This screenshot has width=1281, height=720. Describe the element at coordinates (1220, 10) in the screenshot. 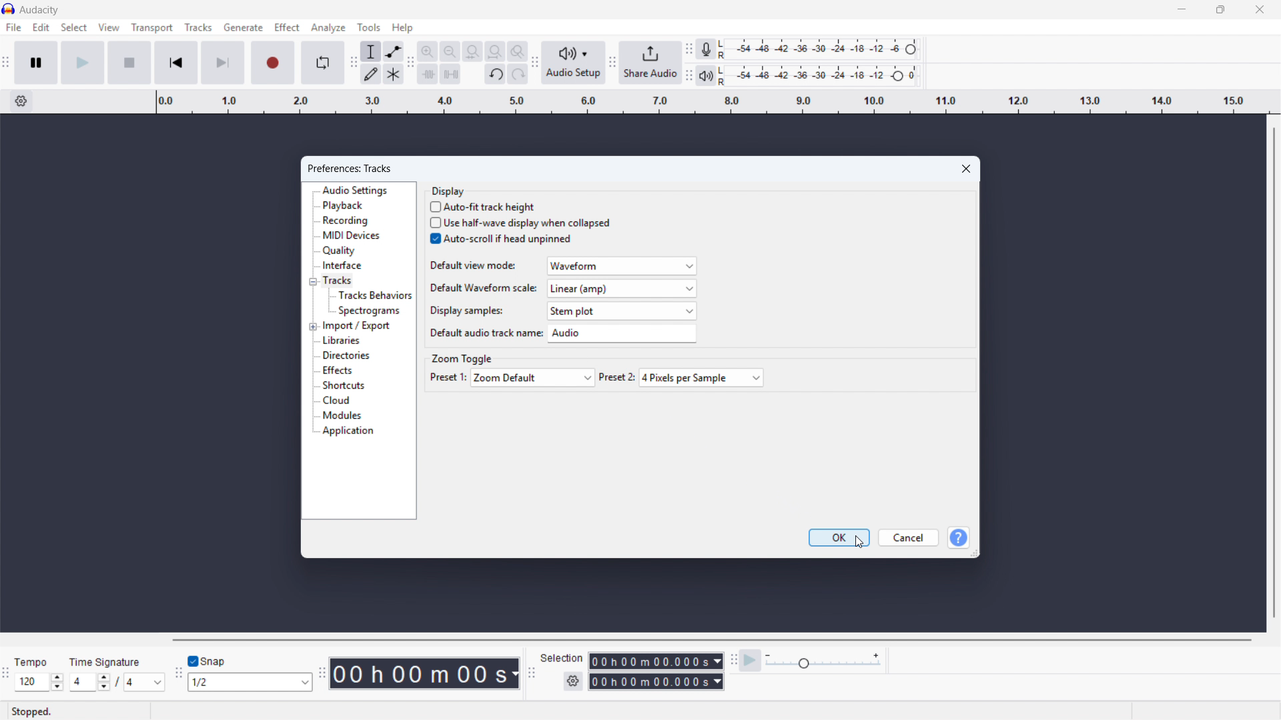

I see `maximize` at that location.